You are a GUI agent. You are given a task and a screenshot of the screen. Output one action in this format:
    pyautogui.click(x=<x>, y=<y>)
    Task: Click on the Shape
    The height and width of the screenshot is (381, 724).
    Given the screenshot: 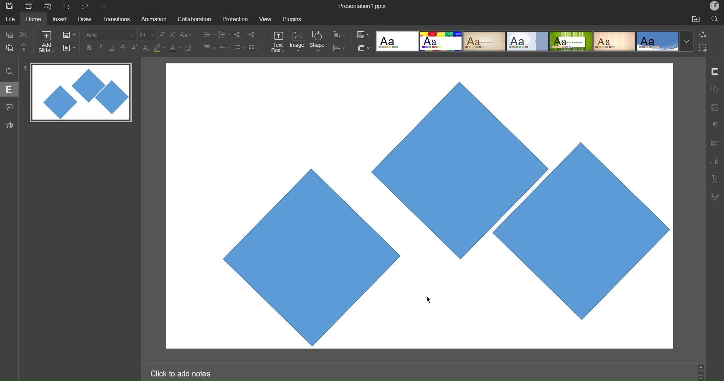 What is the action you would take?
    pyautogui.click(x=318, y=42)
    